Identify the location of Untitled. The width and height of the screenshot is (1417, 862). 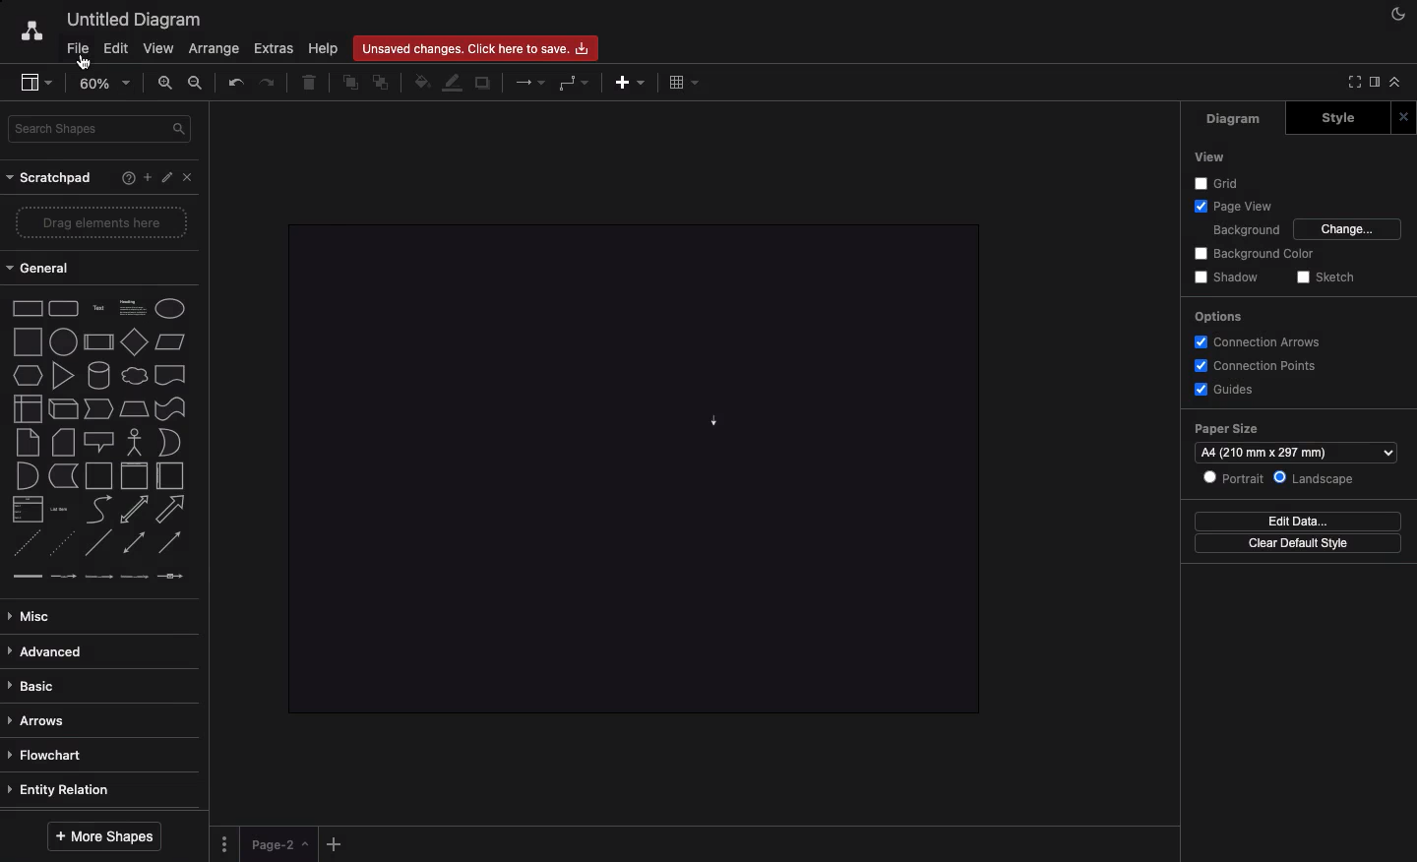
(130, 19).